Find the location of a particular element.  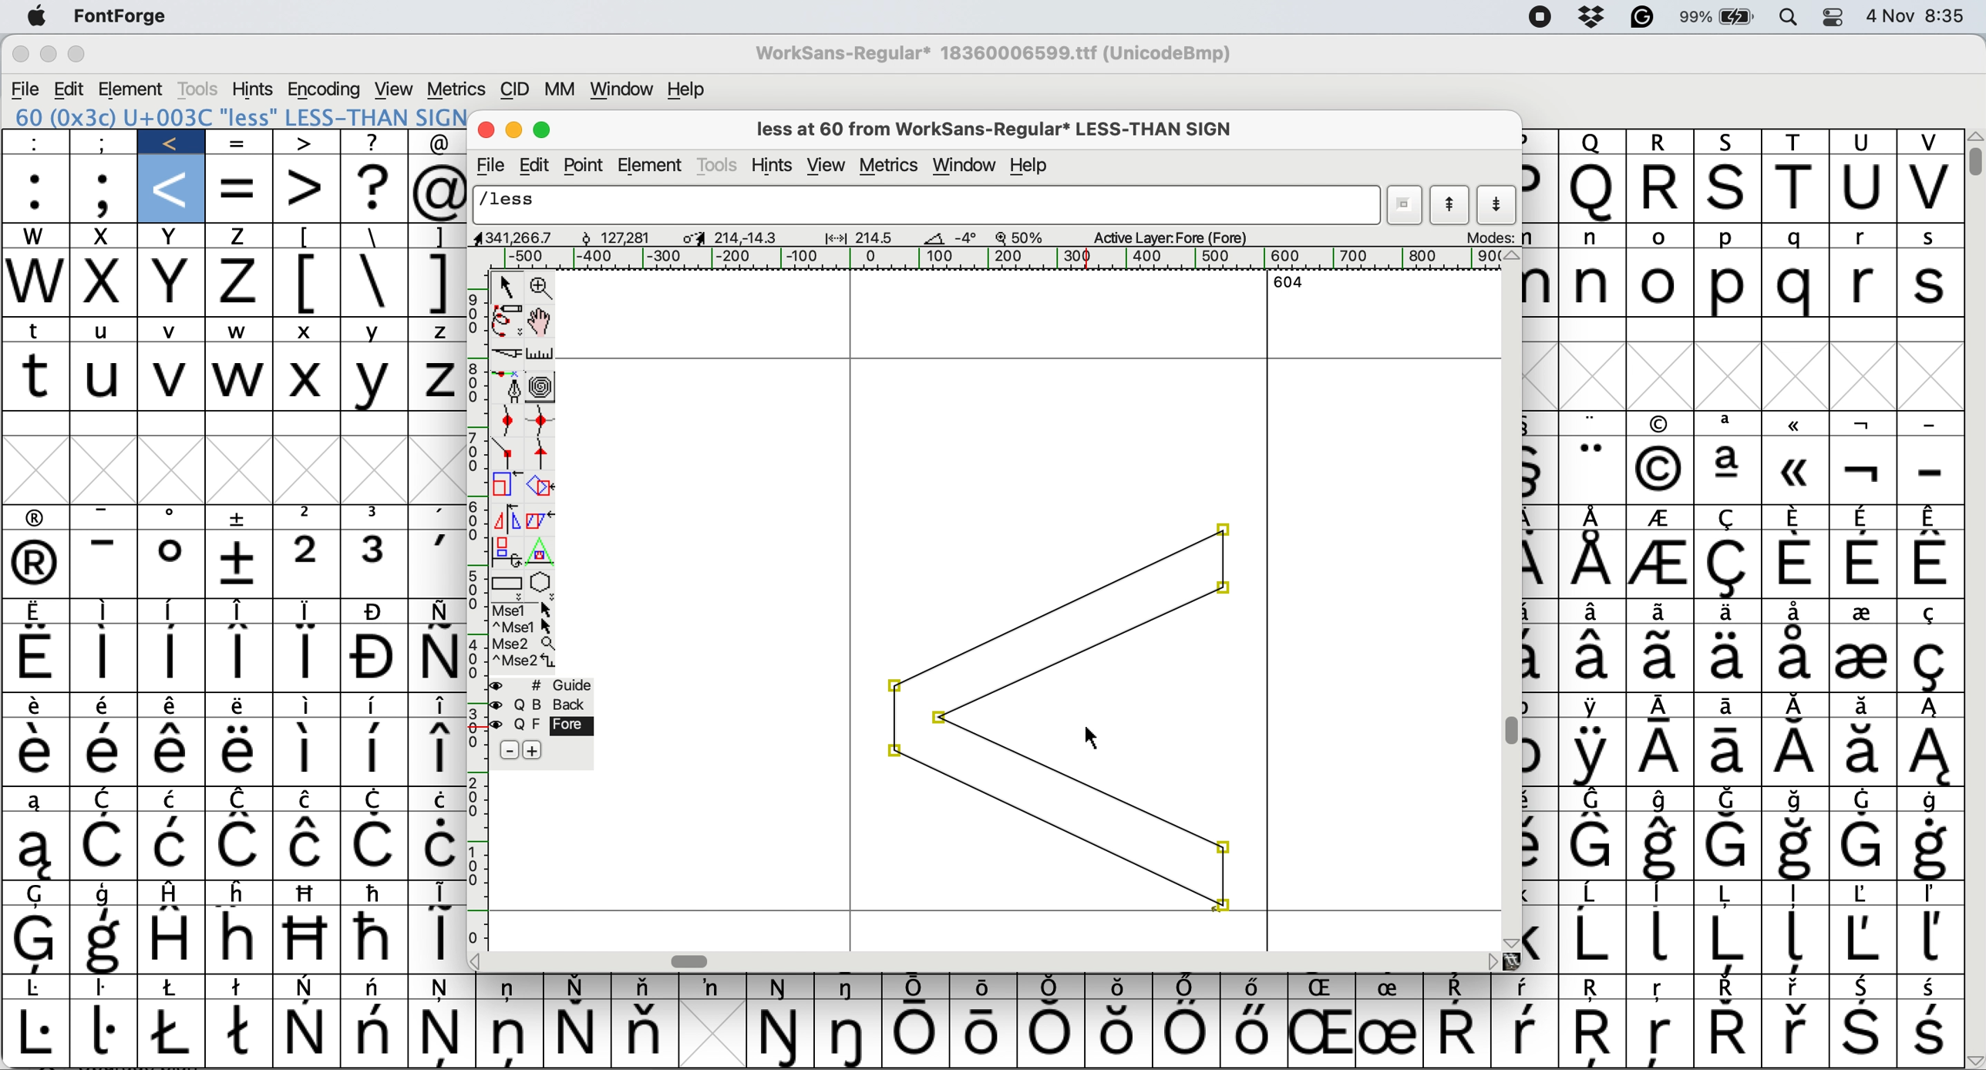

Symbol is located at coordinates (1594, 469).